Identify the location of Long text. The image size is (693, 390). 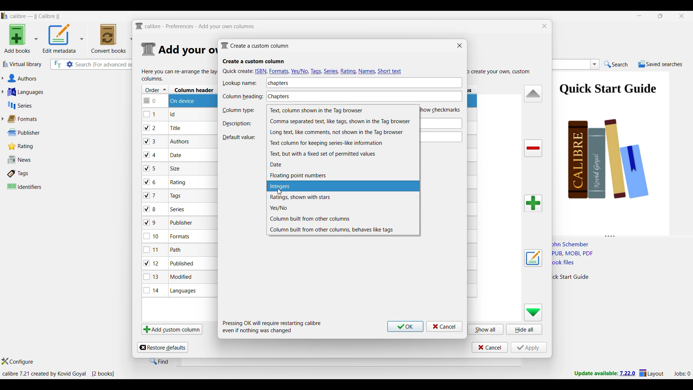
(343, 132).